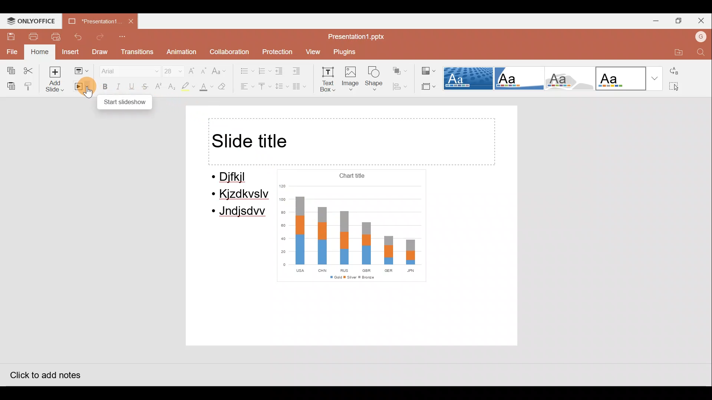 The image size is (712, 400). I want to click on Document name, so click(356, 36).